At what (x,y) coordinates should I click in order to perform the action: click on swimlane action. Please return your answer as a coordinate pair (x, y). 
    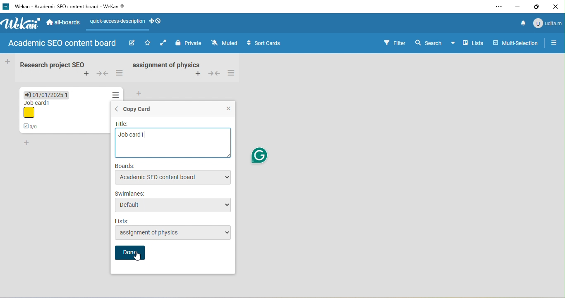
    Looking at the image, I should click on (120, 73).